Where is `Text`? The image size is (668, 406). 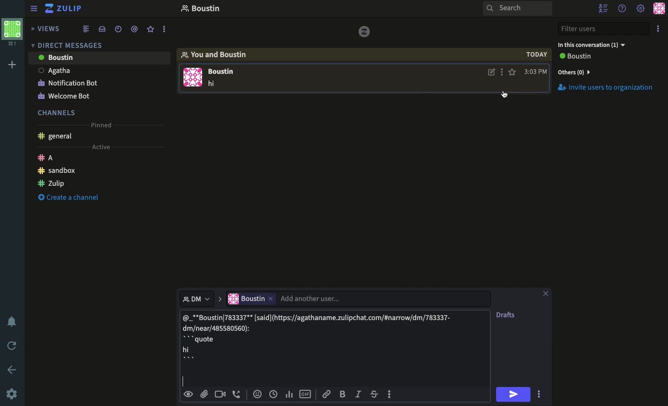 Text is located at coordinates (320, 340).